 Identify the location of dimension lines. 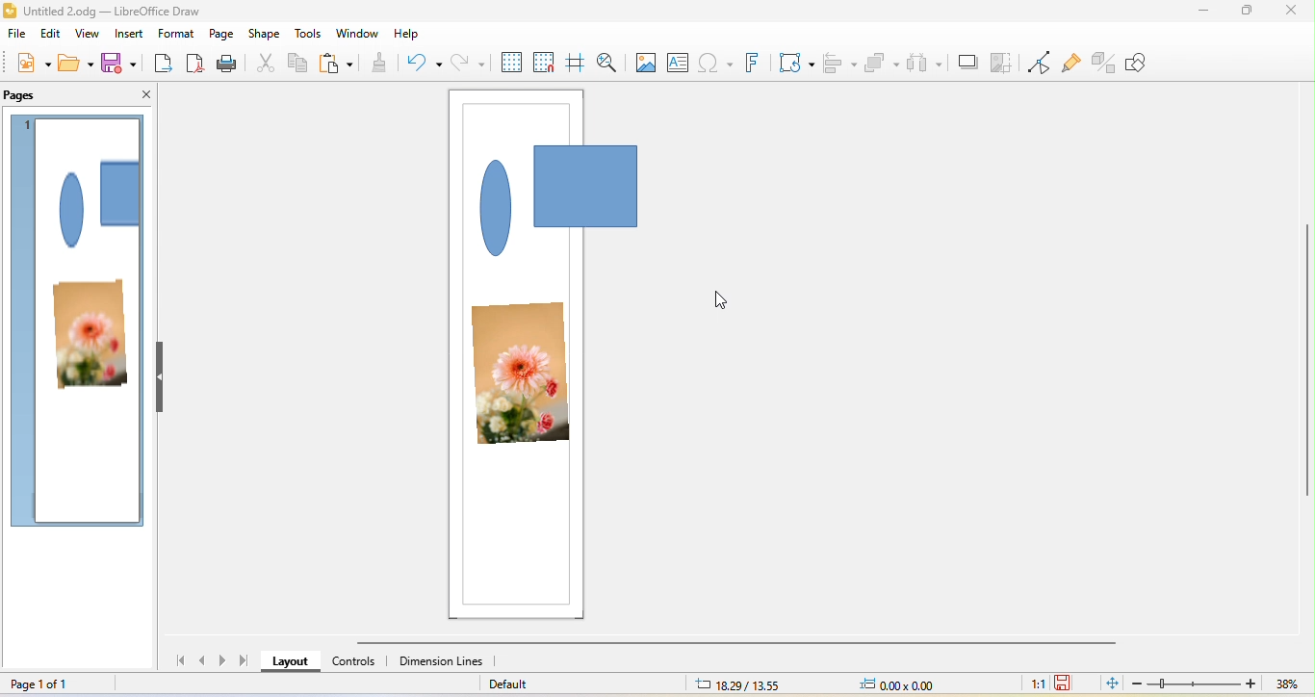
(443, 663).